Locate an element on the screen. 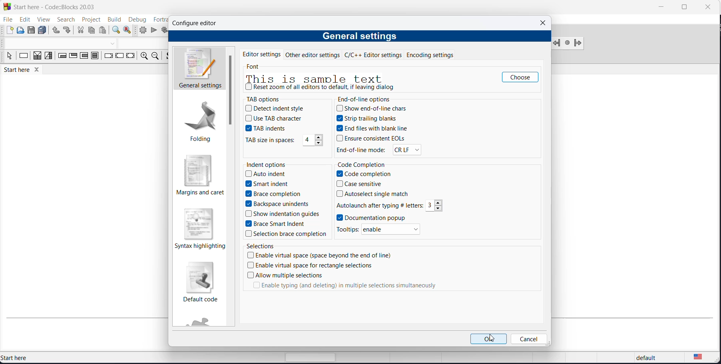  start here tab is located at coordinates (27, 71).